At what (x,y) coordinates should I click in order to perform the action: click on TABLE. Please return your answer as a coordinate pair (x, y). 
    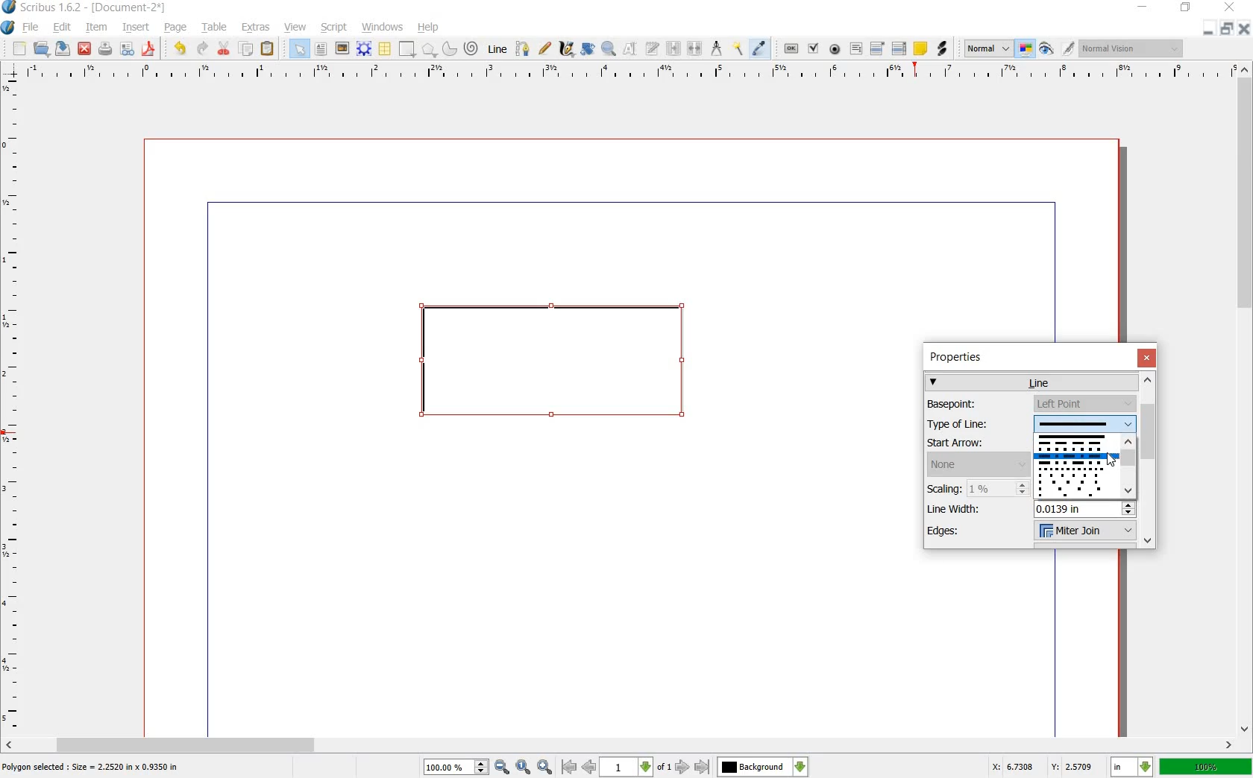
    Looking at the image, I should click on (386, 49).